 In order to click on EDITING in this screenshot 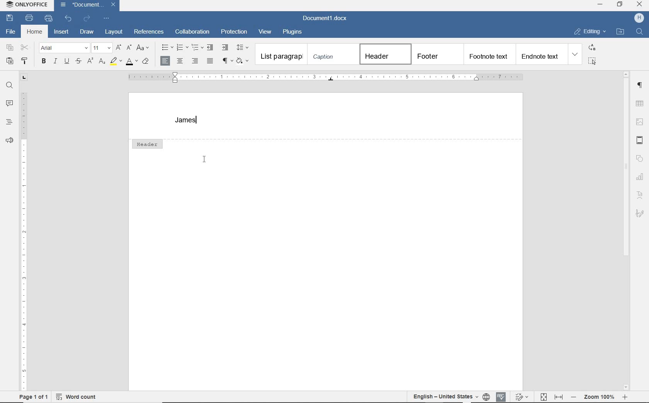, I will do `click(590, 32)`.